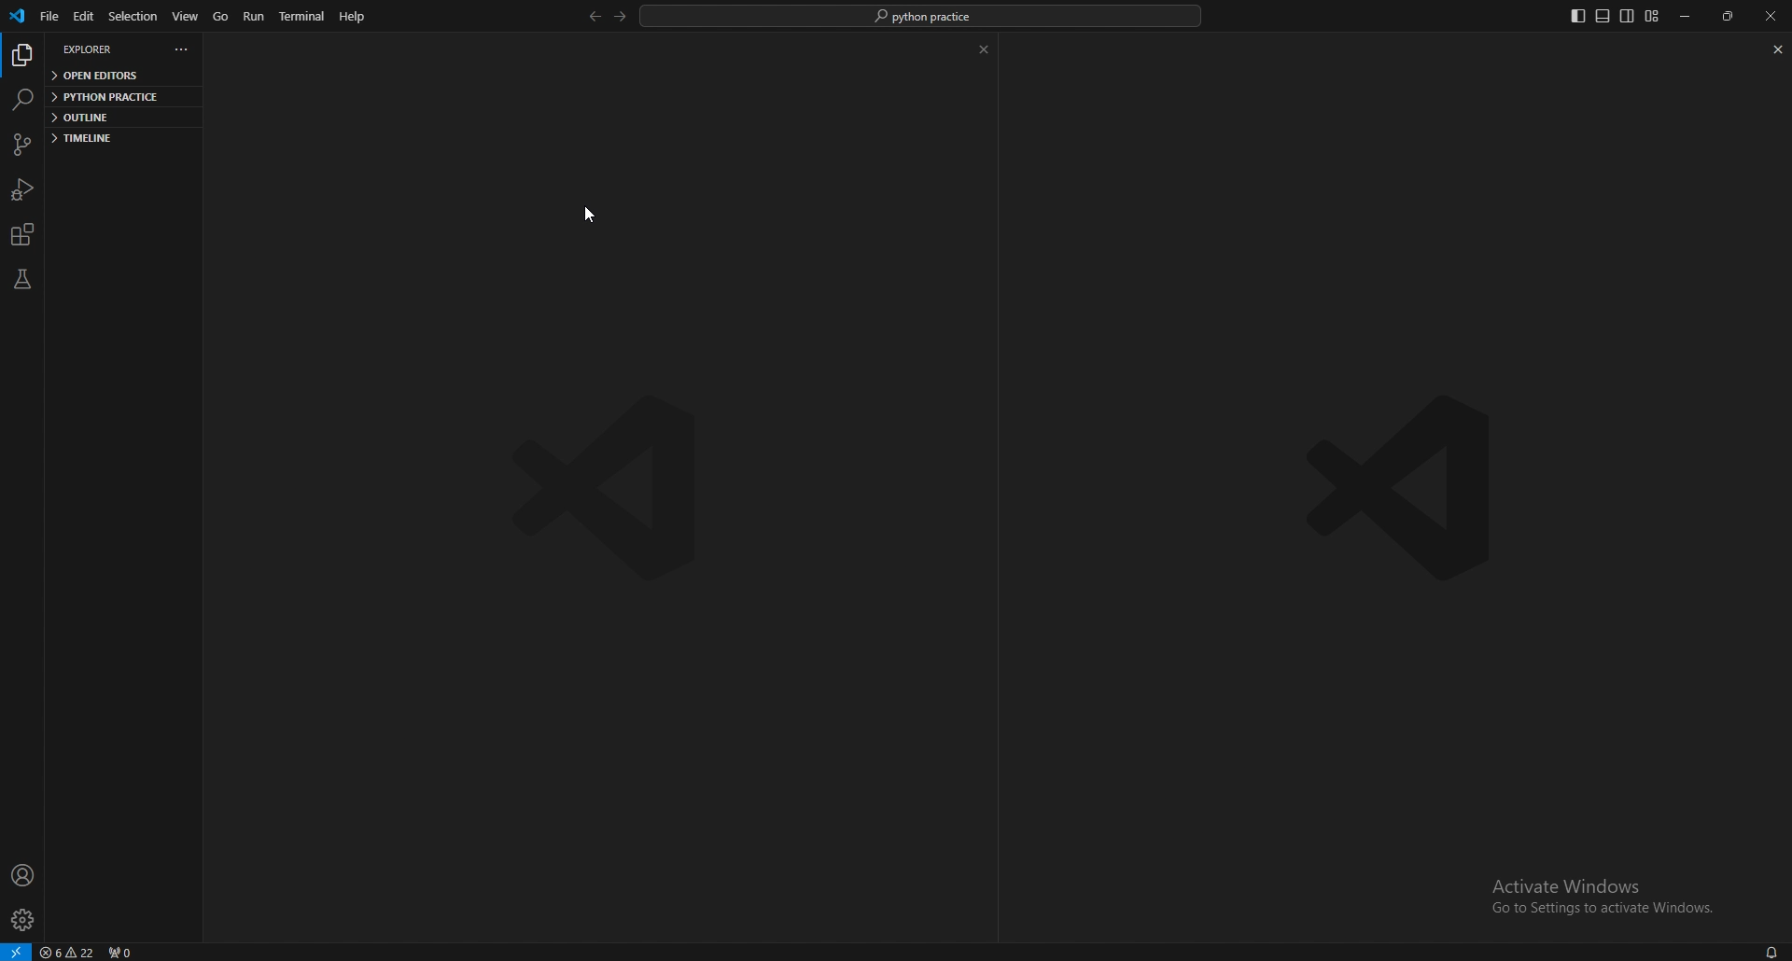 The width and height of the screenshot is (1792, 961). What do you see at coordinates (117, 95) in the screenshot?
I see `python practice` at bounding box center [117, 95].